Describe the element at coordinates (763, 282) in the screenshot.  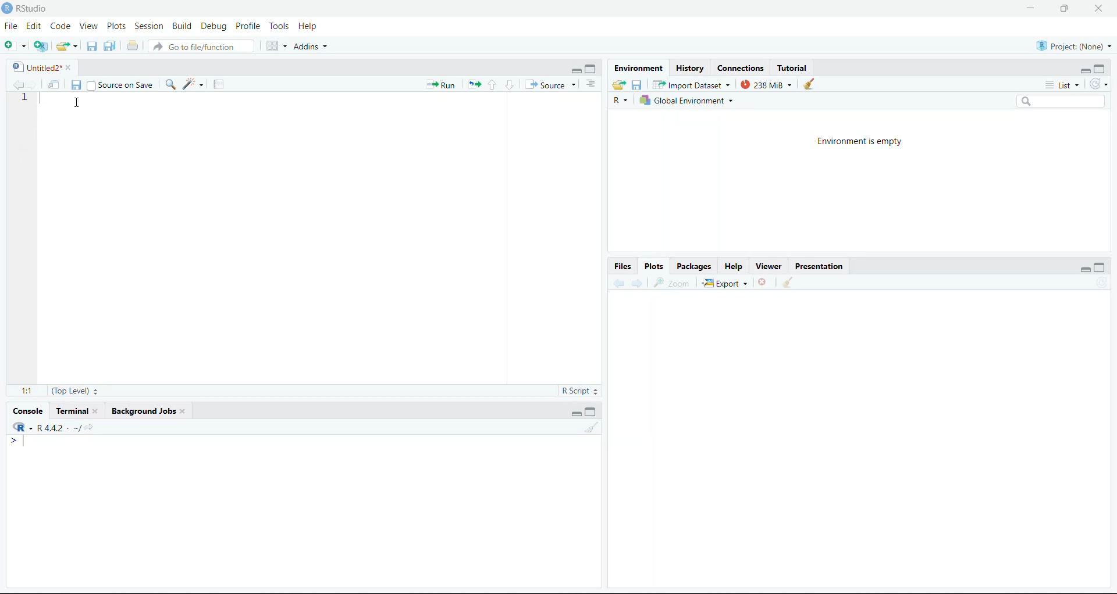
I see `close file` at that location.